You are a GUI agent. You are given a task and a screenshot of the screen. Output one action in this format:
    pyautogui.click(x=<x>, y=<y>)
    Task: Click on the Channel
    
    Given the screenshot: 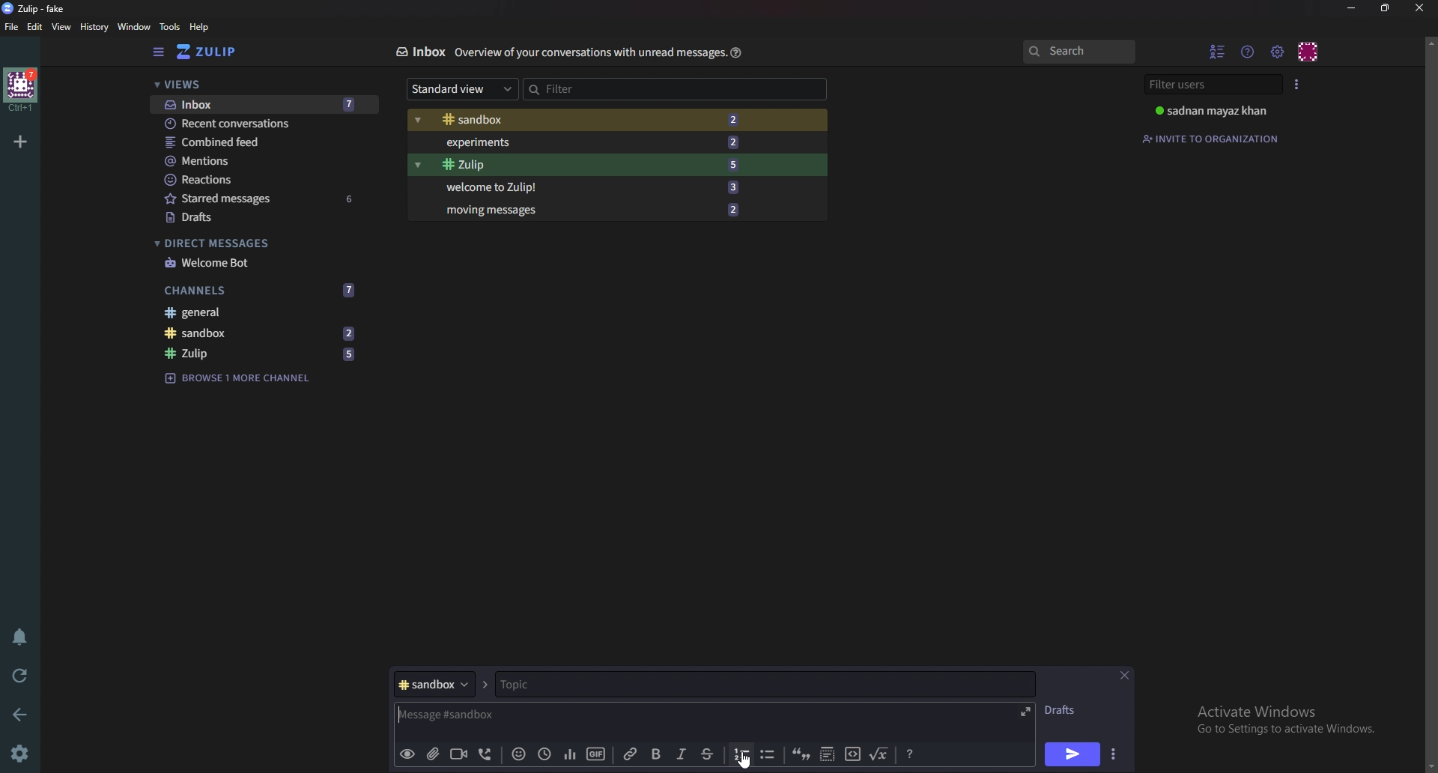 What is the action you would take?
    pyautogui.click(x=433, y=685)
    